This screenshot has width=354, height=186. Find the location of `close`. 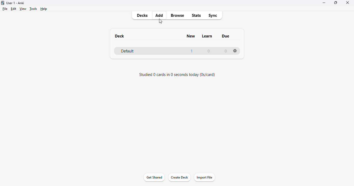

close is located at coordinates (348, 3).